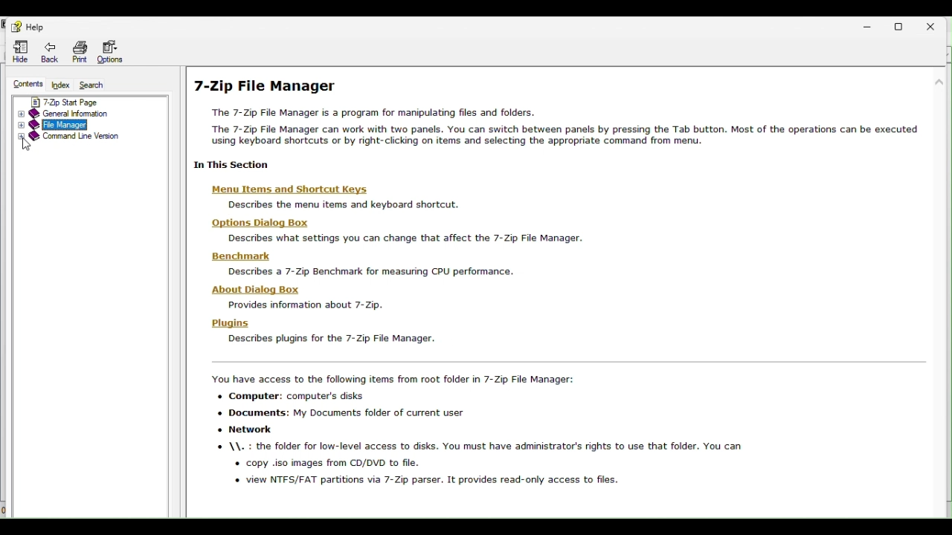 The height and width of the screenshot is (535, 952). What do you see at coordinates (16, 52) in the screenshot?
I see `Hide` at bounding box center [16, 52].